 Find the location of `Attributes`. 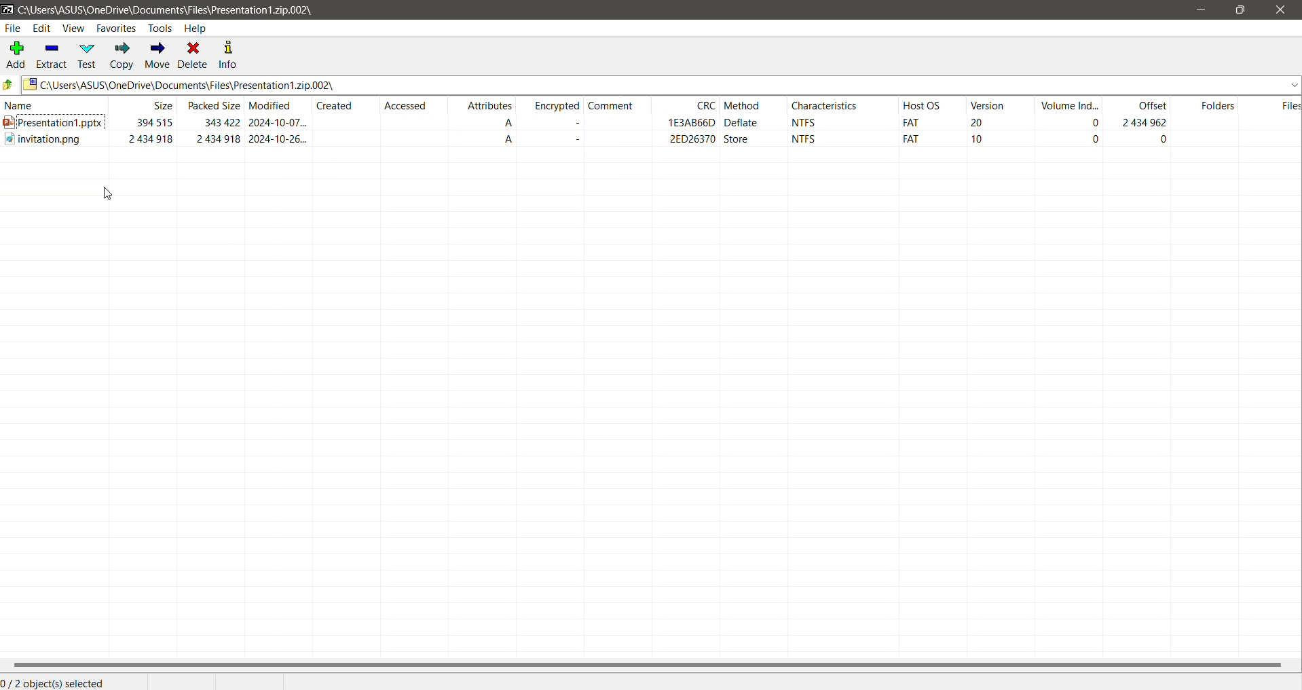

Attributes is located at coordinates (491, 105).